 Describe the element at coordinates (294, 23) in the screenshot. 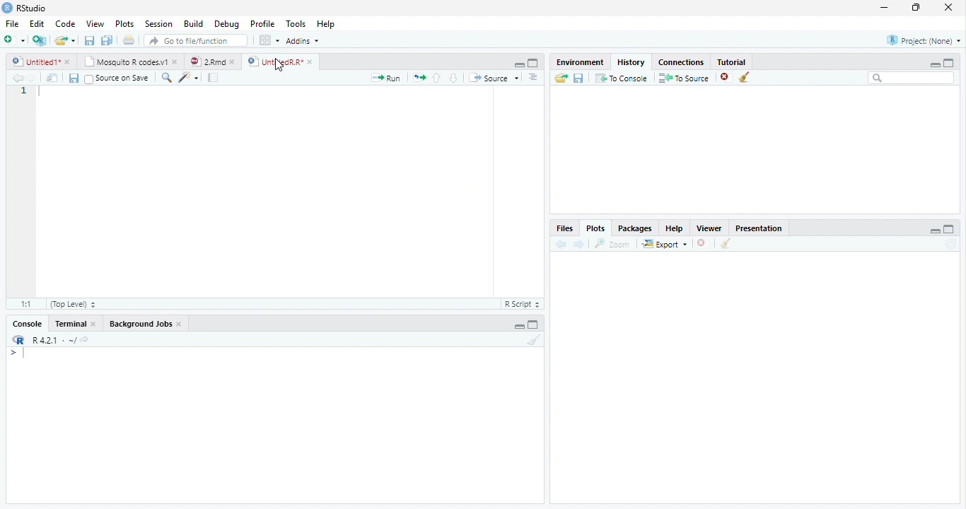

I see `Tools` at that location.